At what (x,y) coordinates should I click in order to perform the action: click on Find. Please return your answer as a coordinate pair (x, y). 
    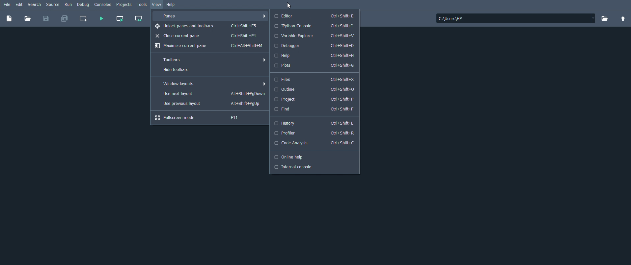
    Looking at the image, I should click on (316, 109).